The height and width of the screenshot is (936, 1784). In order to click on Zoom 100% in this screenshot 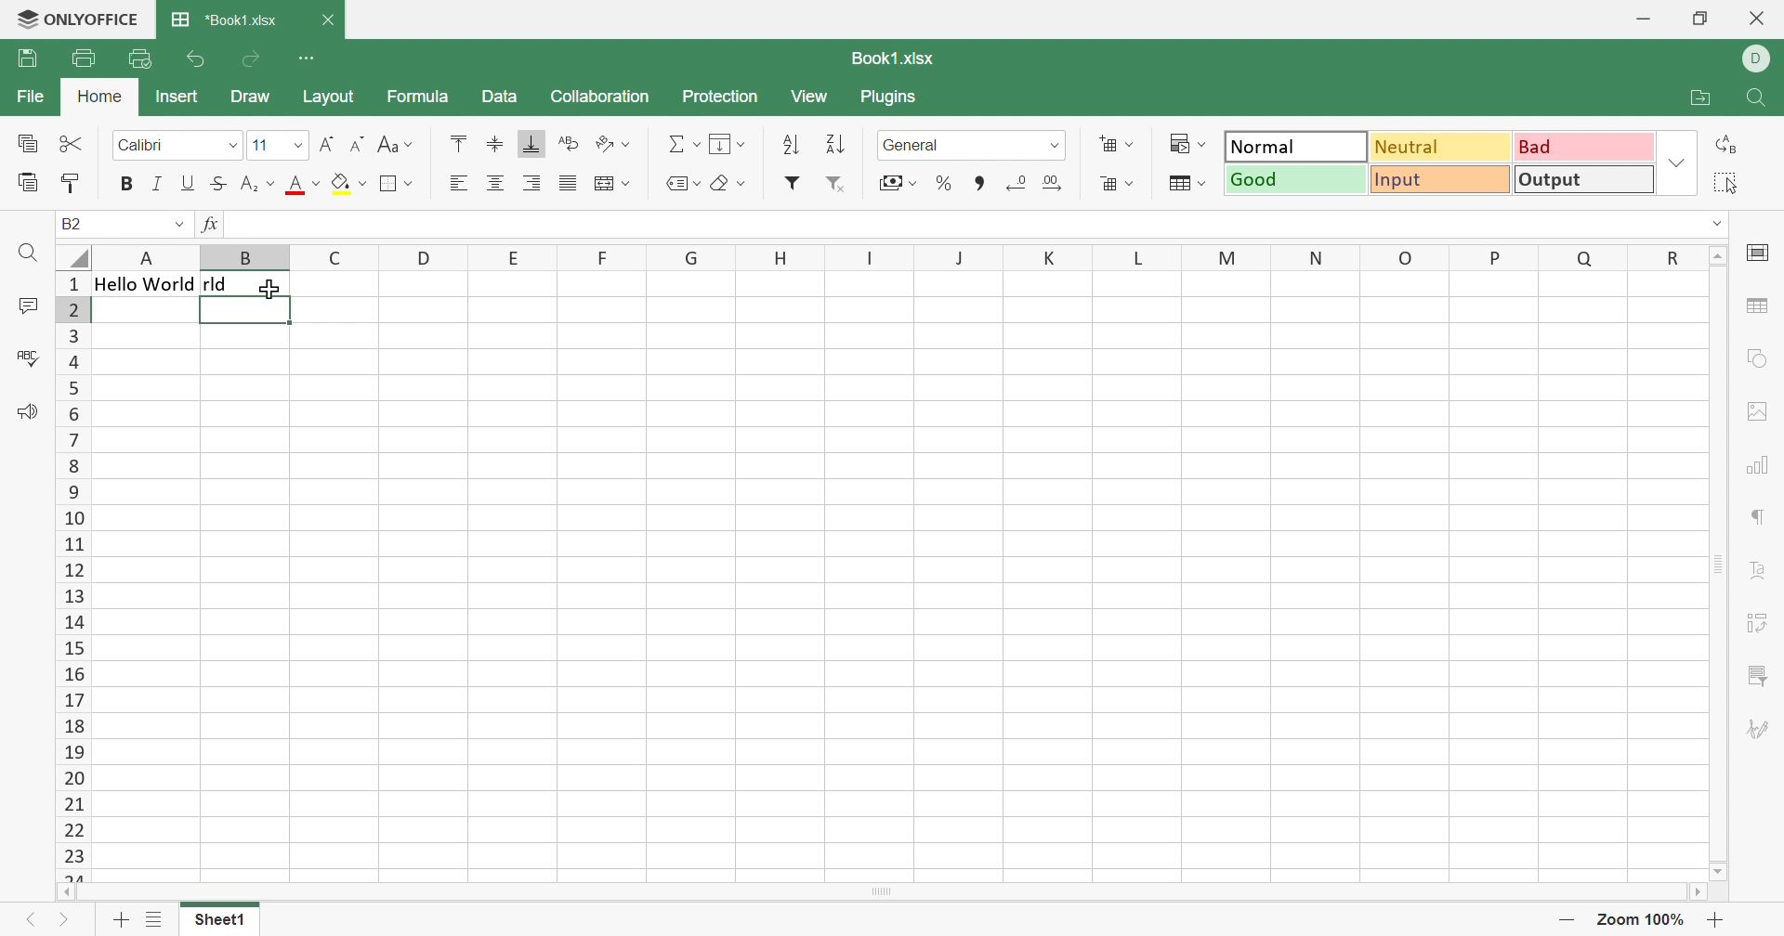, I will do `click(1640, 920)`.